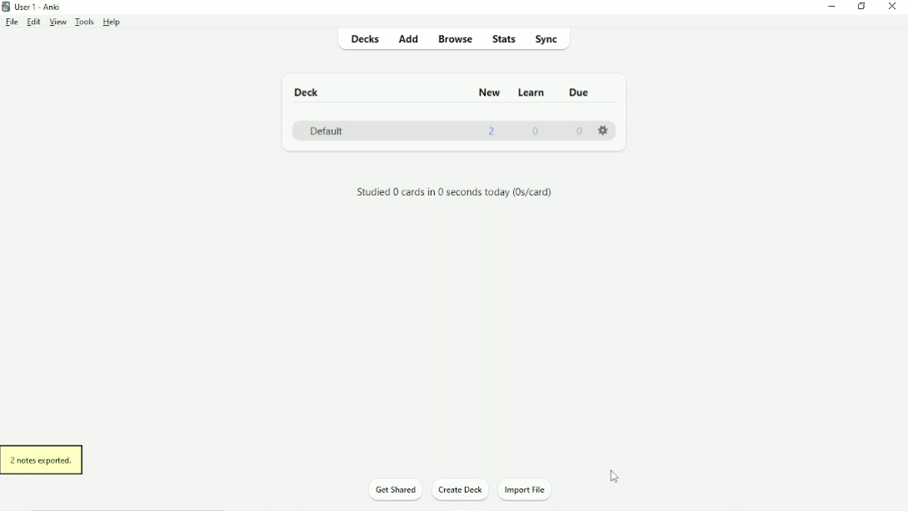 Image resolution: width=908 pixels, height=511 pixels. I want to click on Close, so click(891, 7).